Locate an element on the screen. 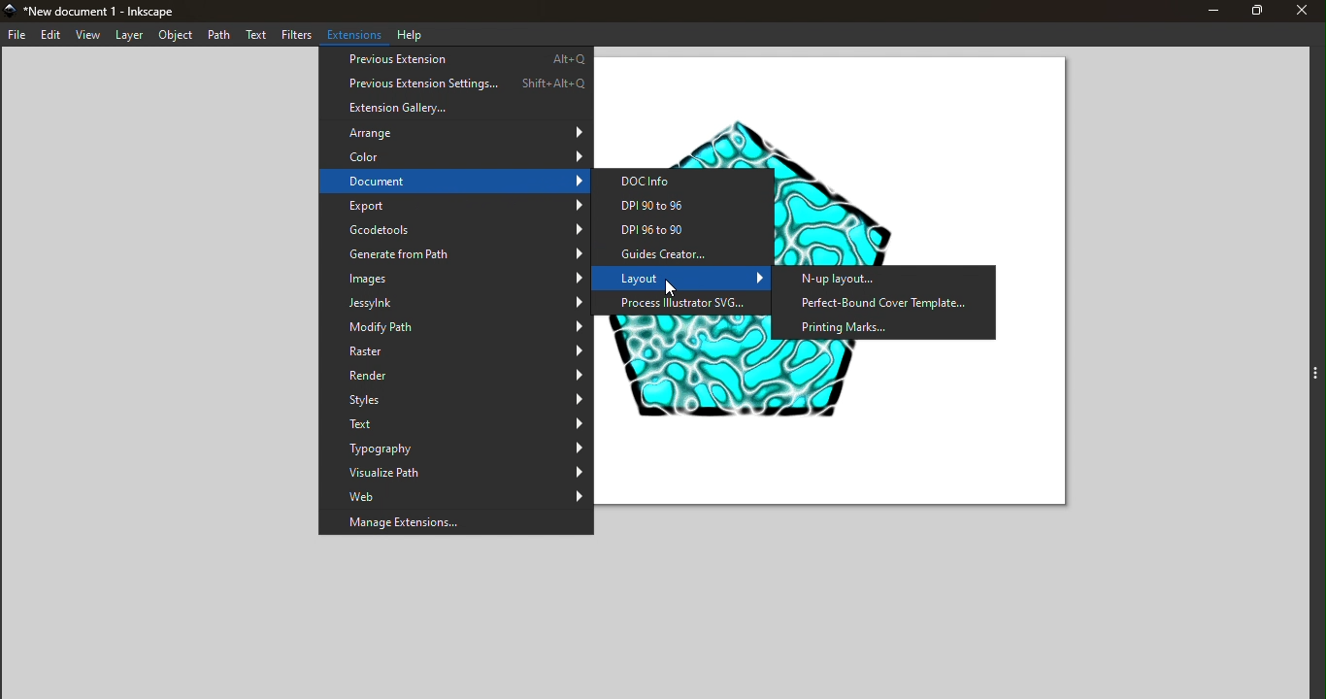 This screenshot has height=699, width=1326. Maximize is located at coordinates (1248, 11).